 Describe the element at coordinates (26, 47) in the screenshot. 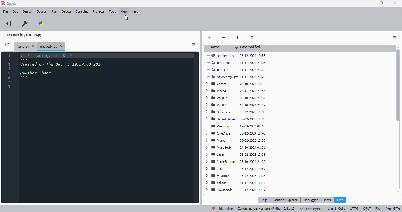

I see `temporary file` at that location.